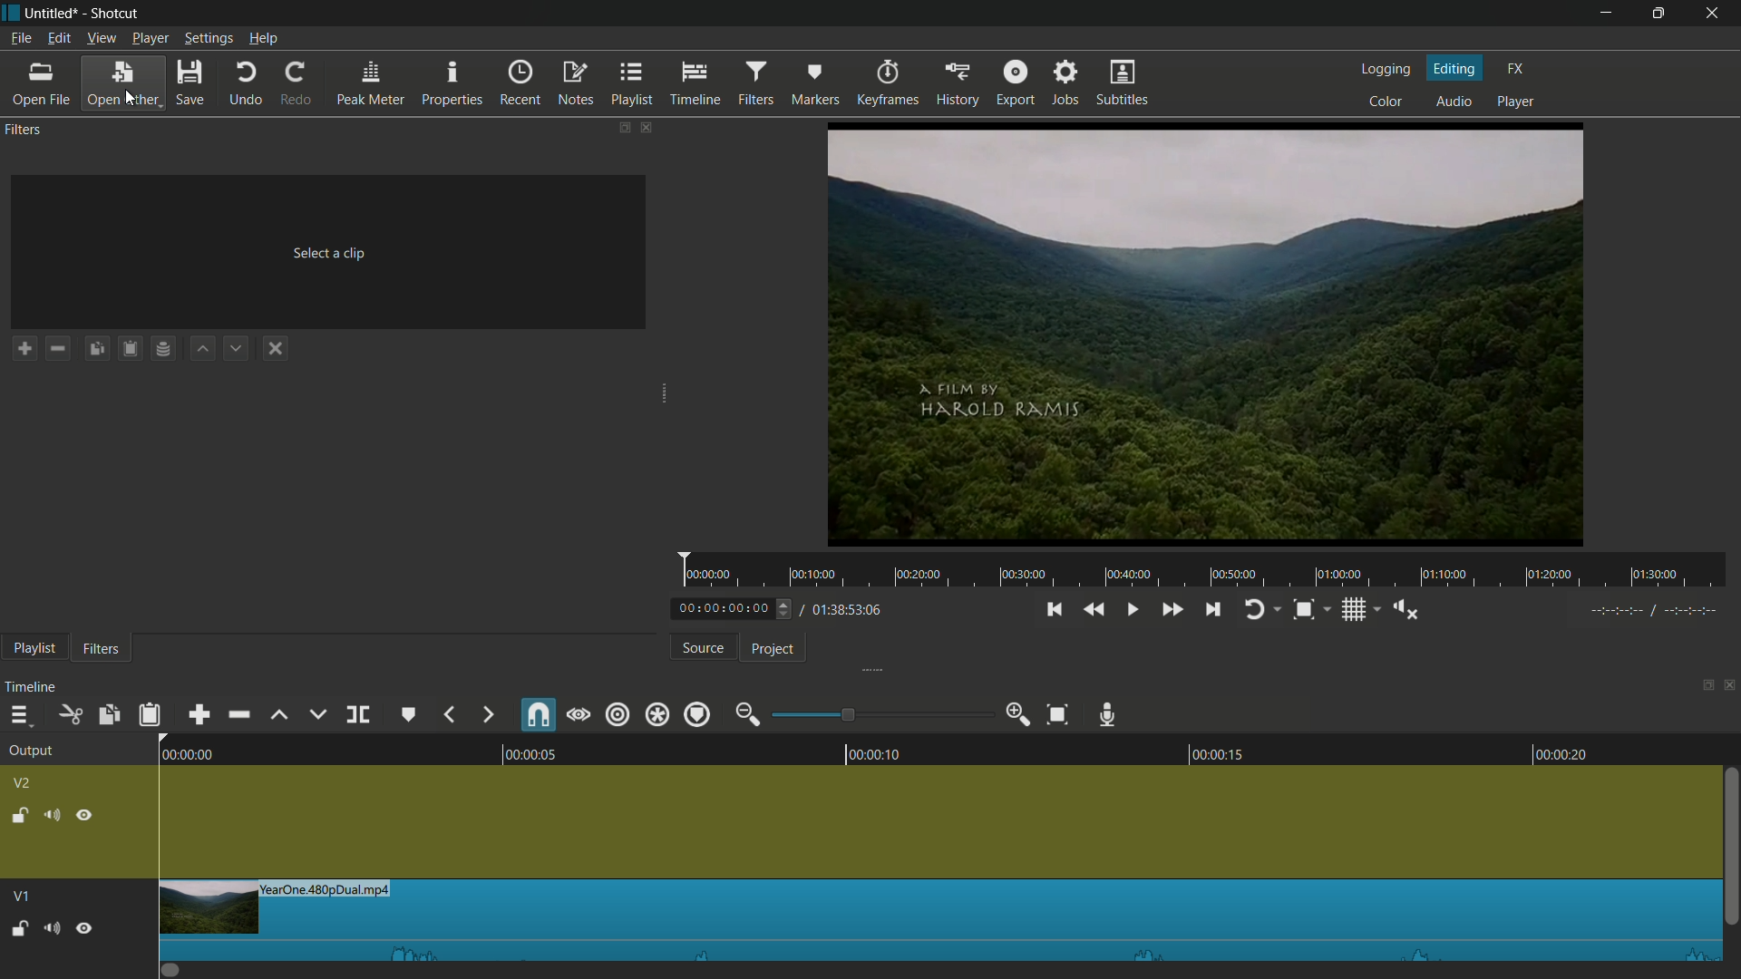  What do you see at coordinates (85, 926) in the screenshot?
I see `Pause` at bounding box center [85, 926].